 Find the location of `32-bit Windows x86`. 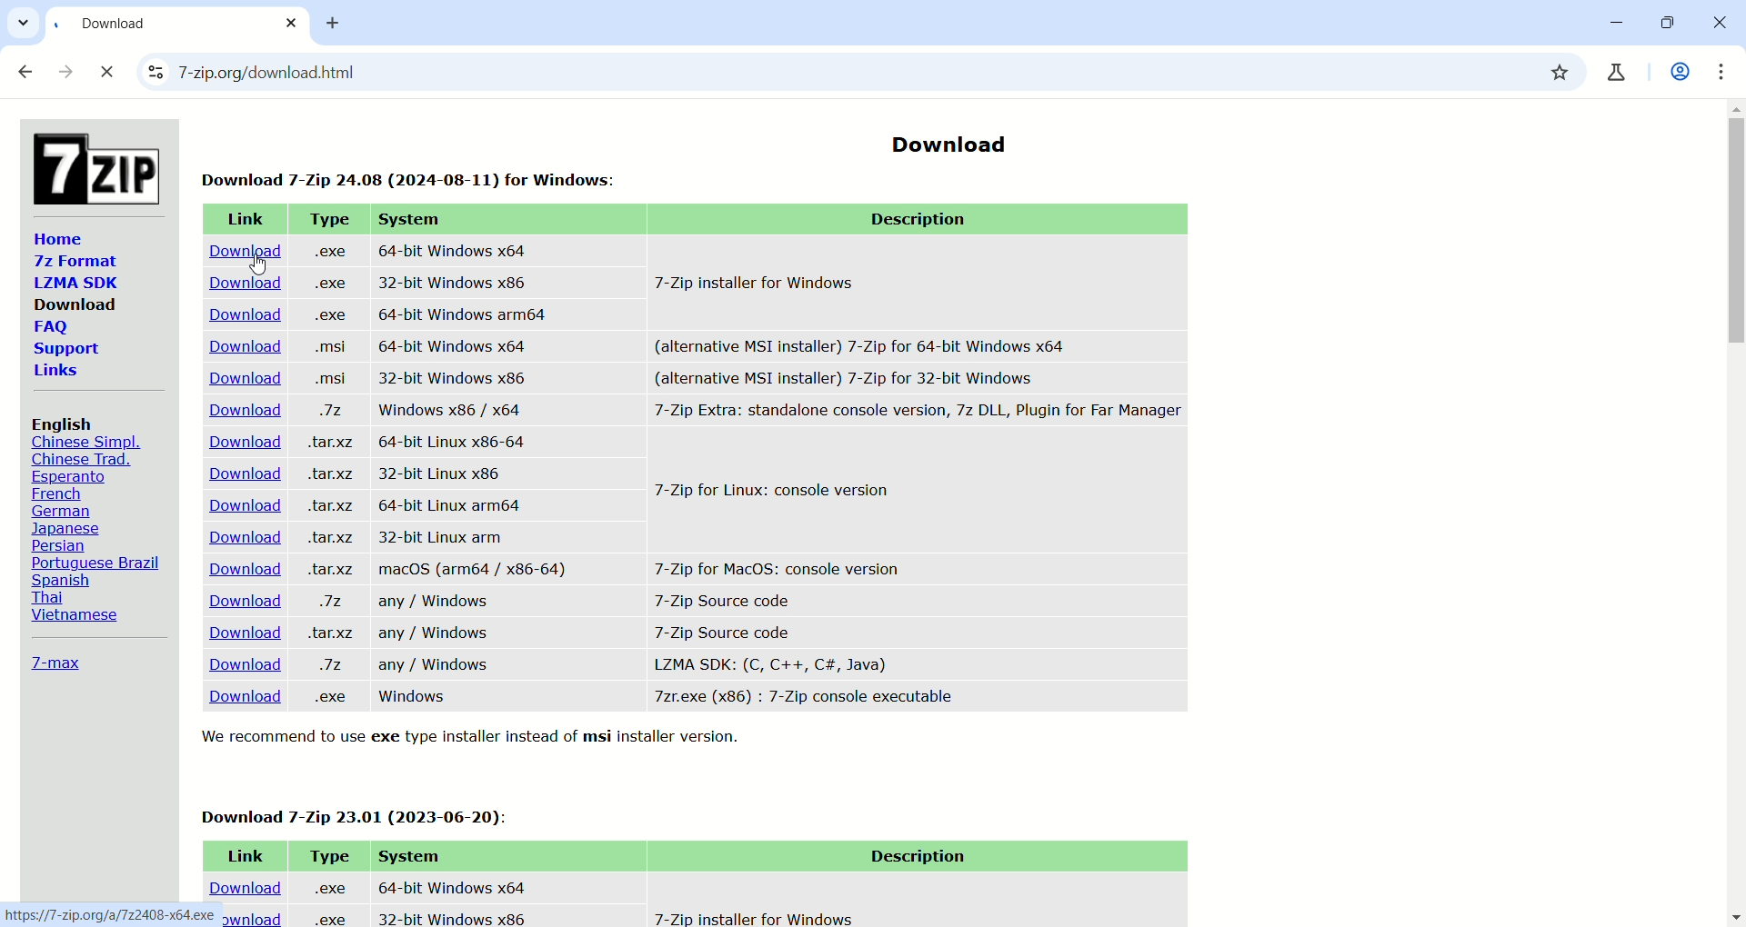

32-bit Windows x86 is located at coordinates (457, 378).